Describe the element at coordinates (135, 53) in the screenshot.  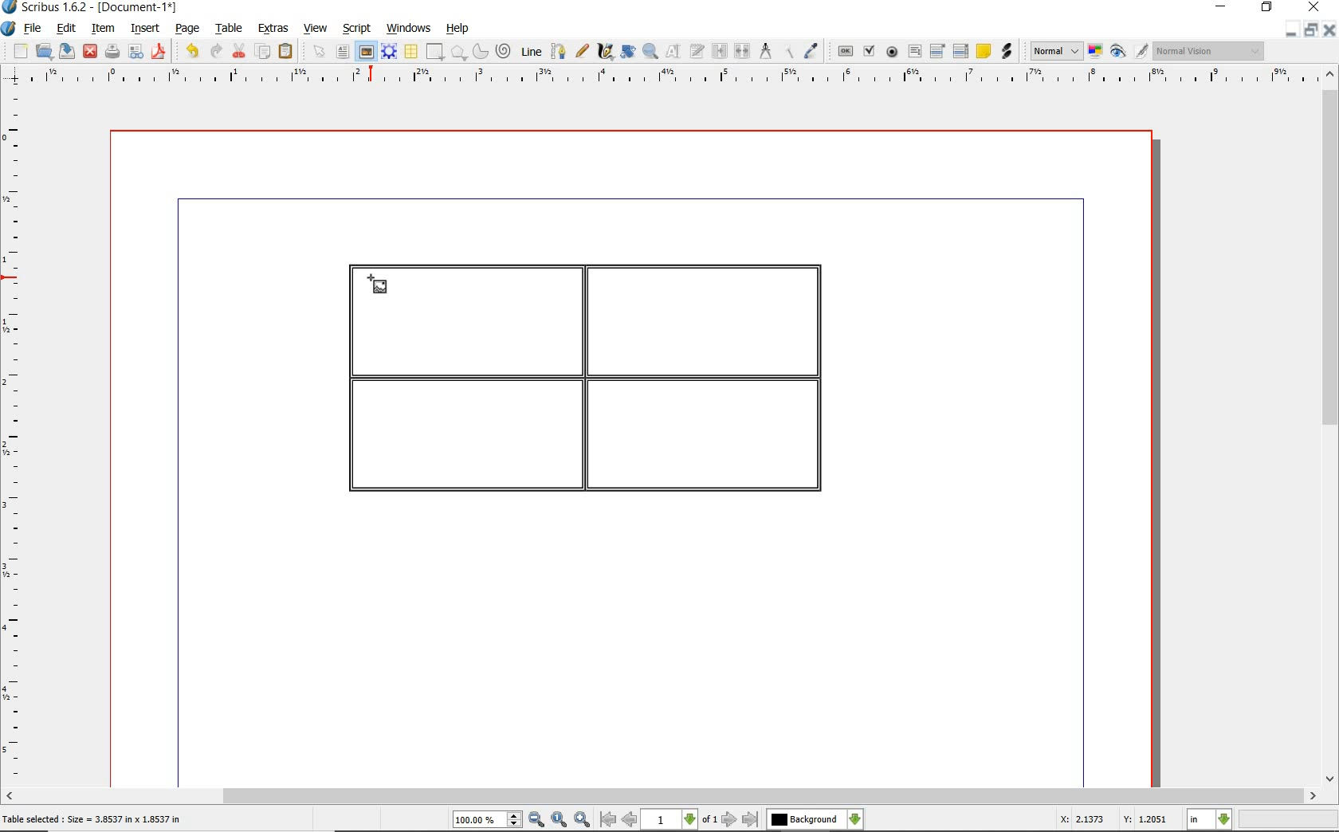
I see `preflight verifier` at that location.